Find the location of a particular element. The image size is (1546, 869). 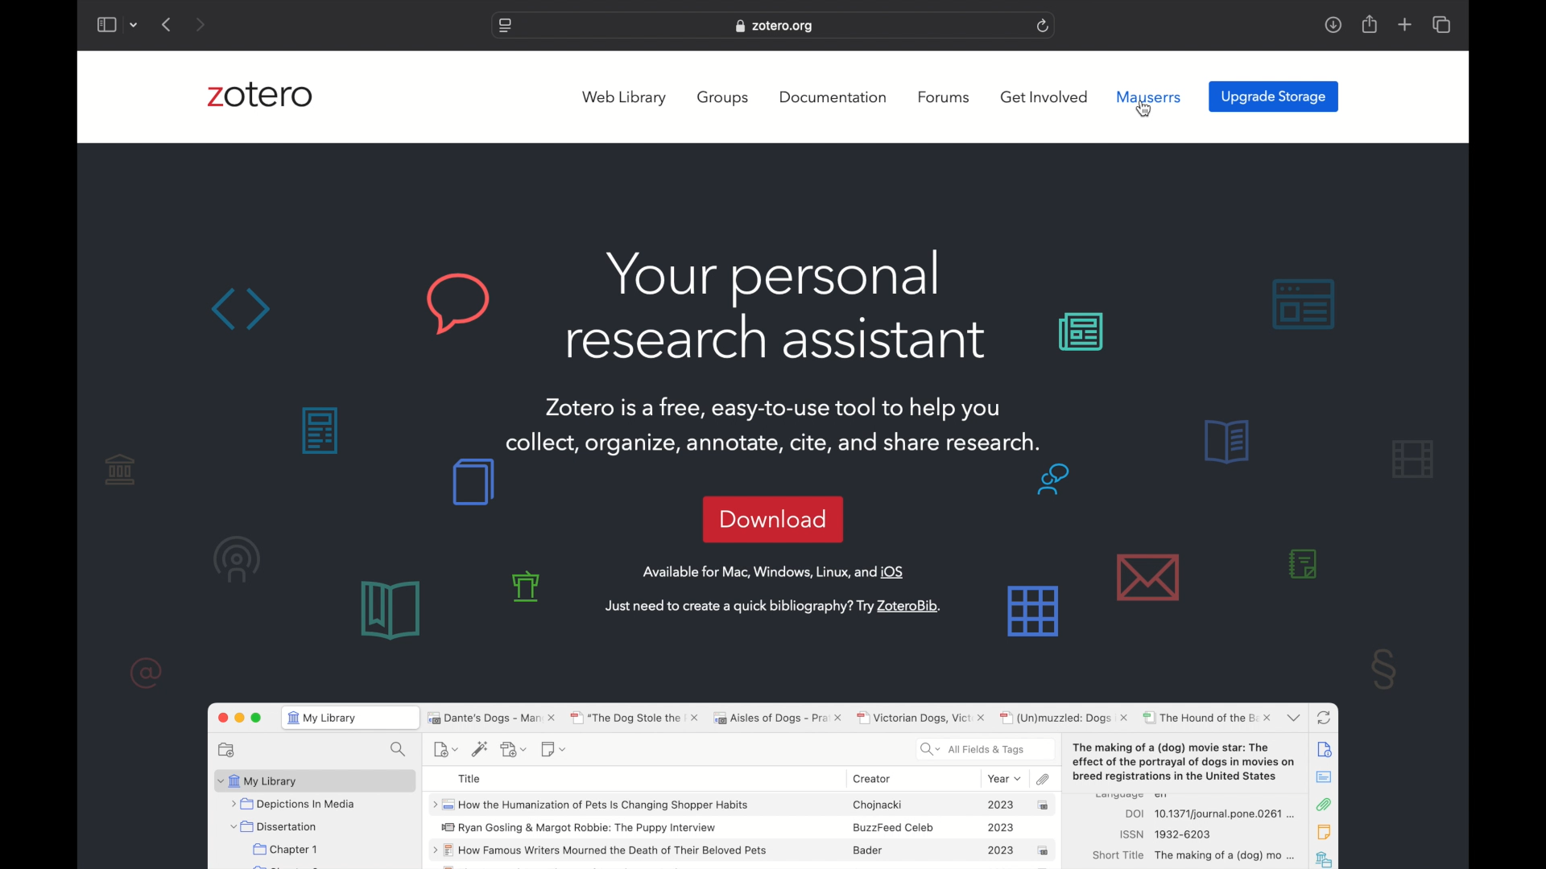

forums is located at coordinates (944, 97).